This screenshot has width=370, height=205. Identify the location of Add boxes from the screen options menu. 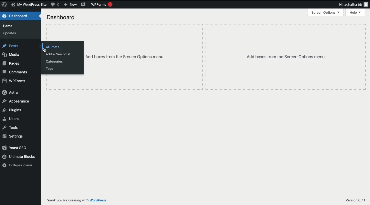
(286, 57).